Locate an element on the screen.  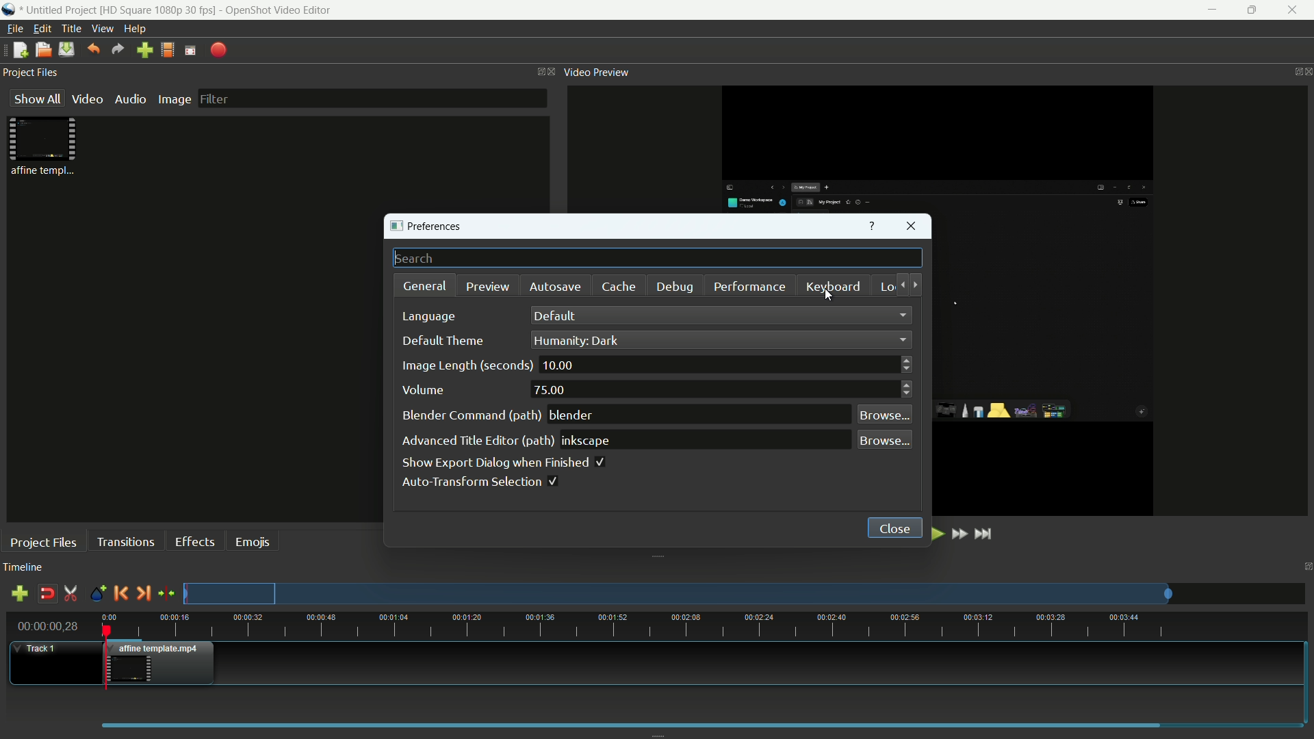
next marker is located at coordinates (143, 593).